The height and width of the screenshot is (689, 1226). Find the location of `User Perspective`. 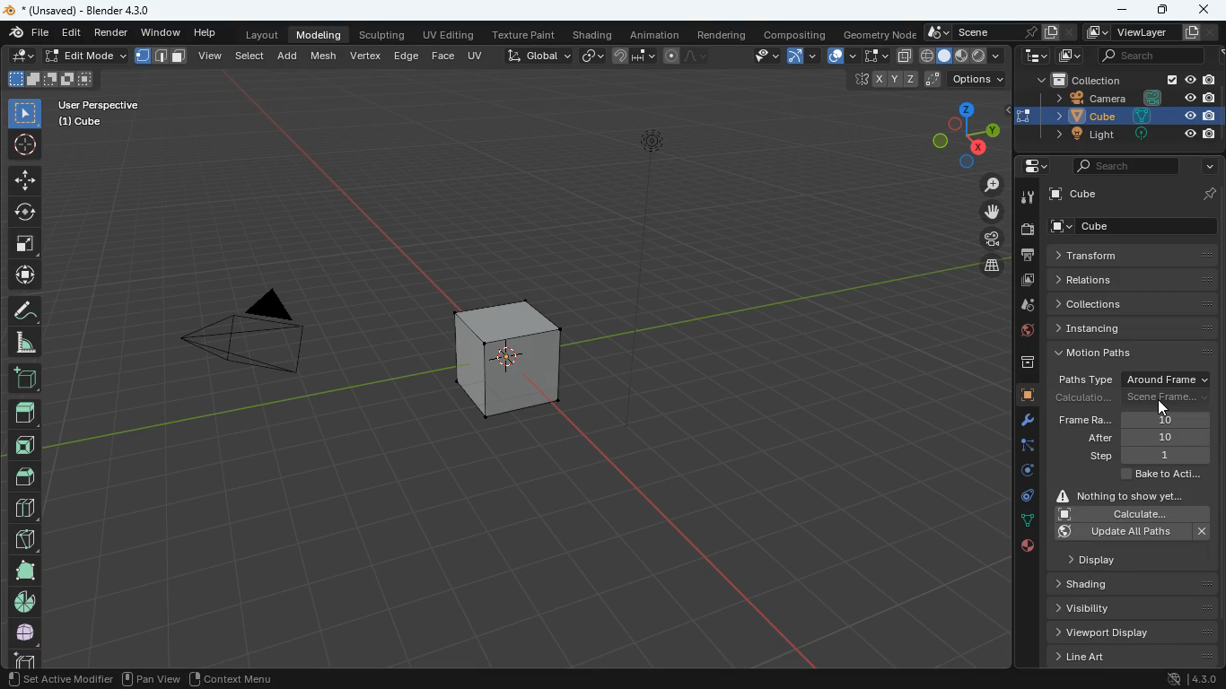

User Perspective is located at coordinates (99, 102).